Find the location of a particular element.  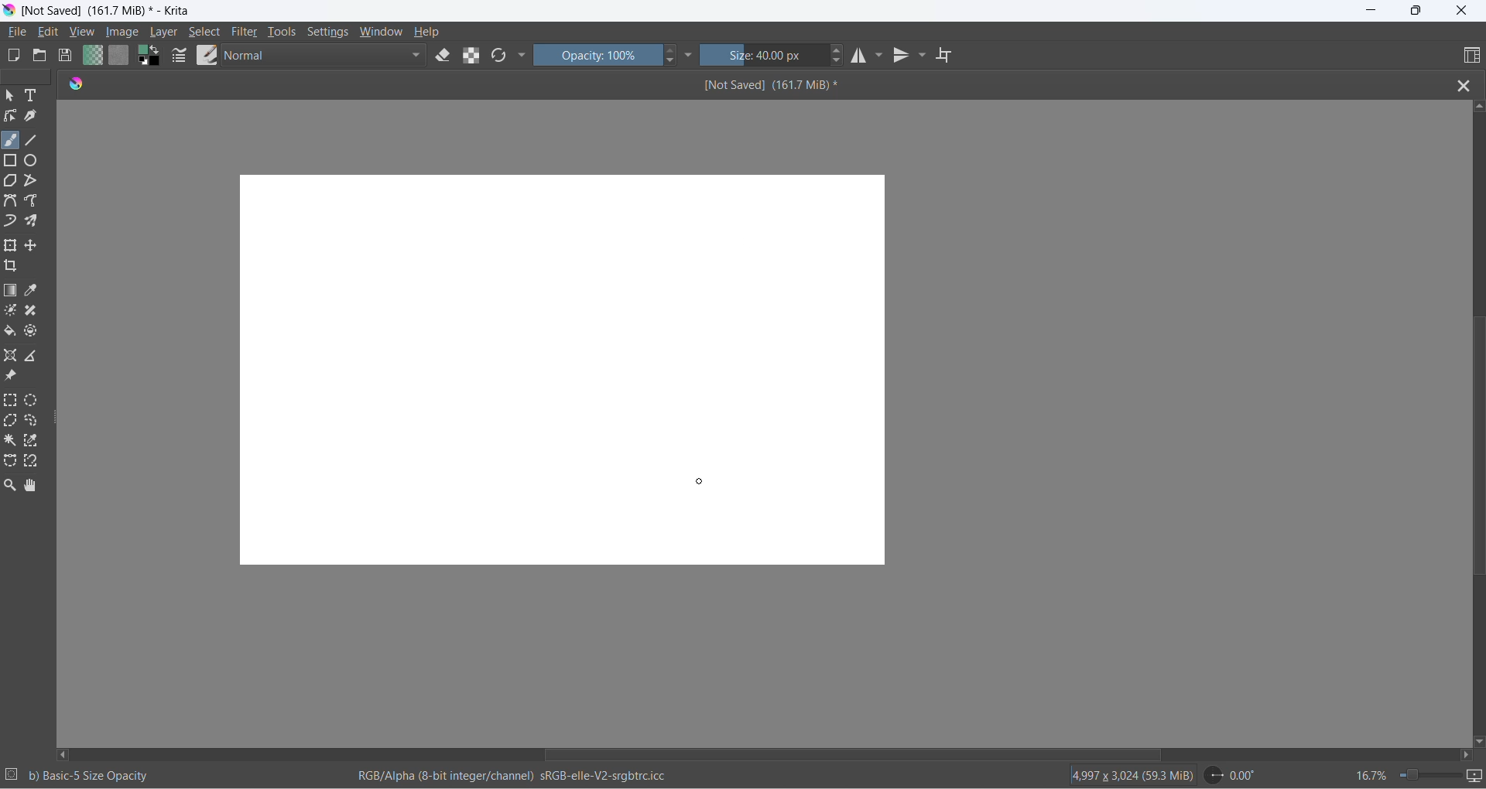

freehand selection tool is located at coordinates (34, 422).